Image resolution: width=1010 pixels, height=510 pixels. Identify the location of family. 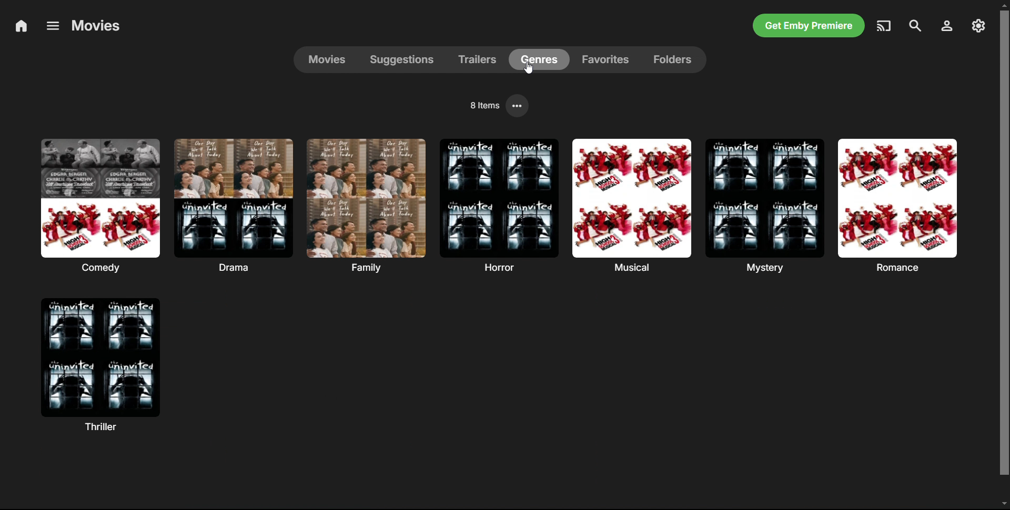
(365, 205).